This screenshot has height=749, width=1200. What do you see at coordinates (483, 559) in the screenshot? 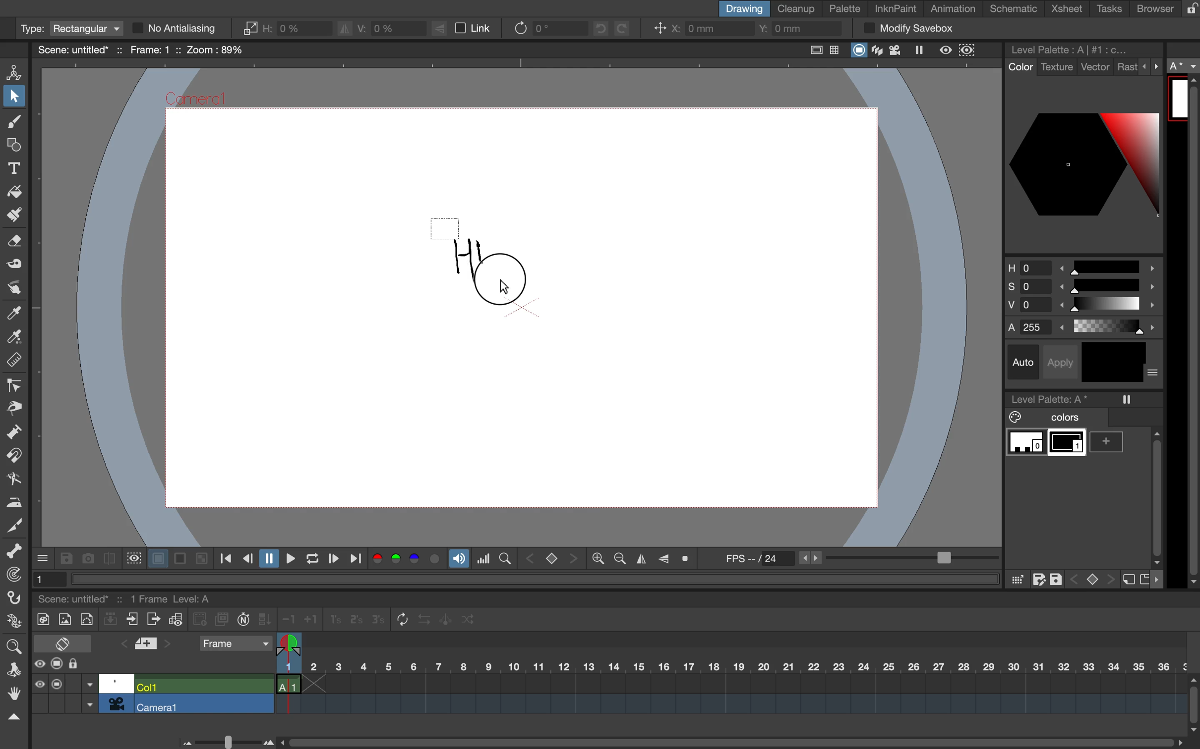
I see `histogram` at bounding box center [483, 559].